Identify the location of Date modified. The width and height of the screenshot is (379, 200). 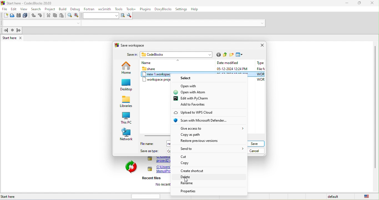
(230, 63).